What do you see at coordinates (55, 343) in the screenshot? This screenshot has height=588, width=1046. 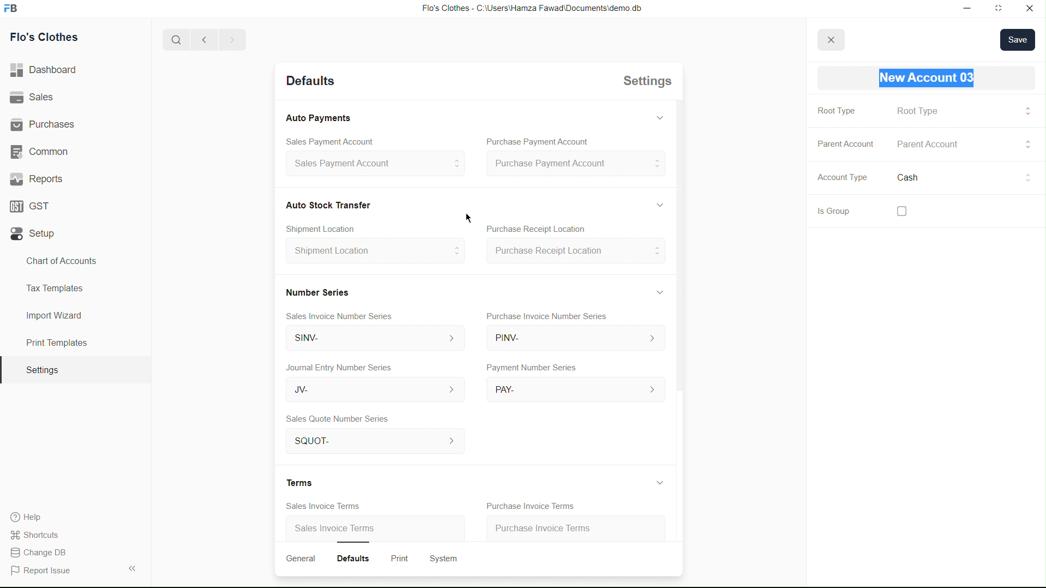 I see `Print Templates` at bounding box center [55, 343].